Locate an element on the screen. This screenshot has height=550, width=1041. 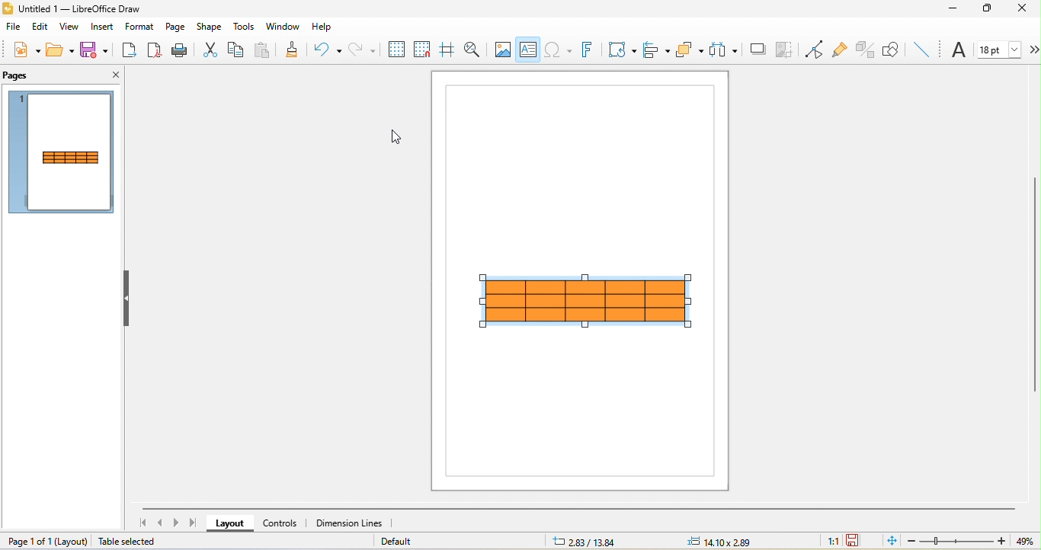
image is located at coordinates (502, 50).